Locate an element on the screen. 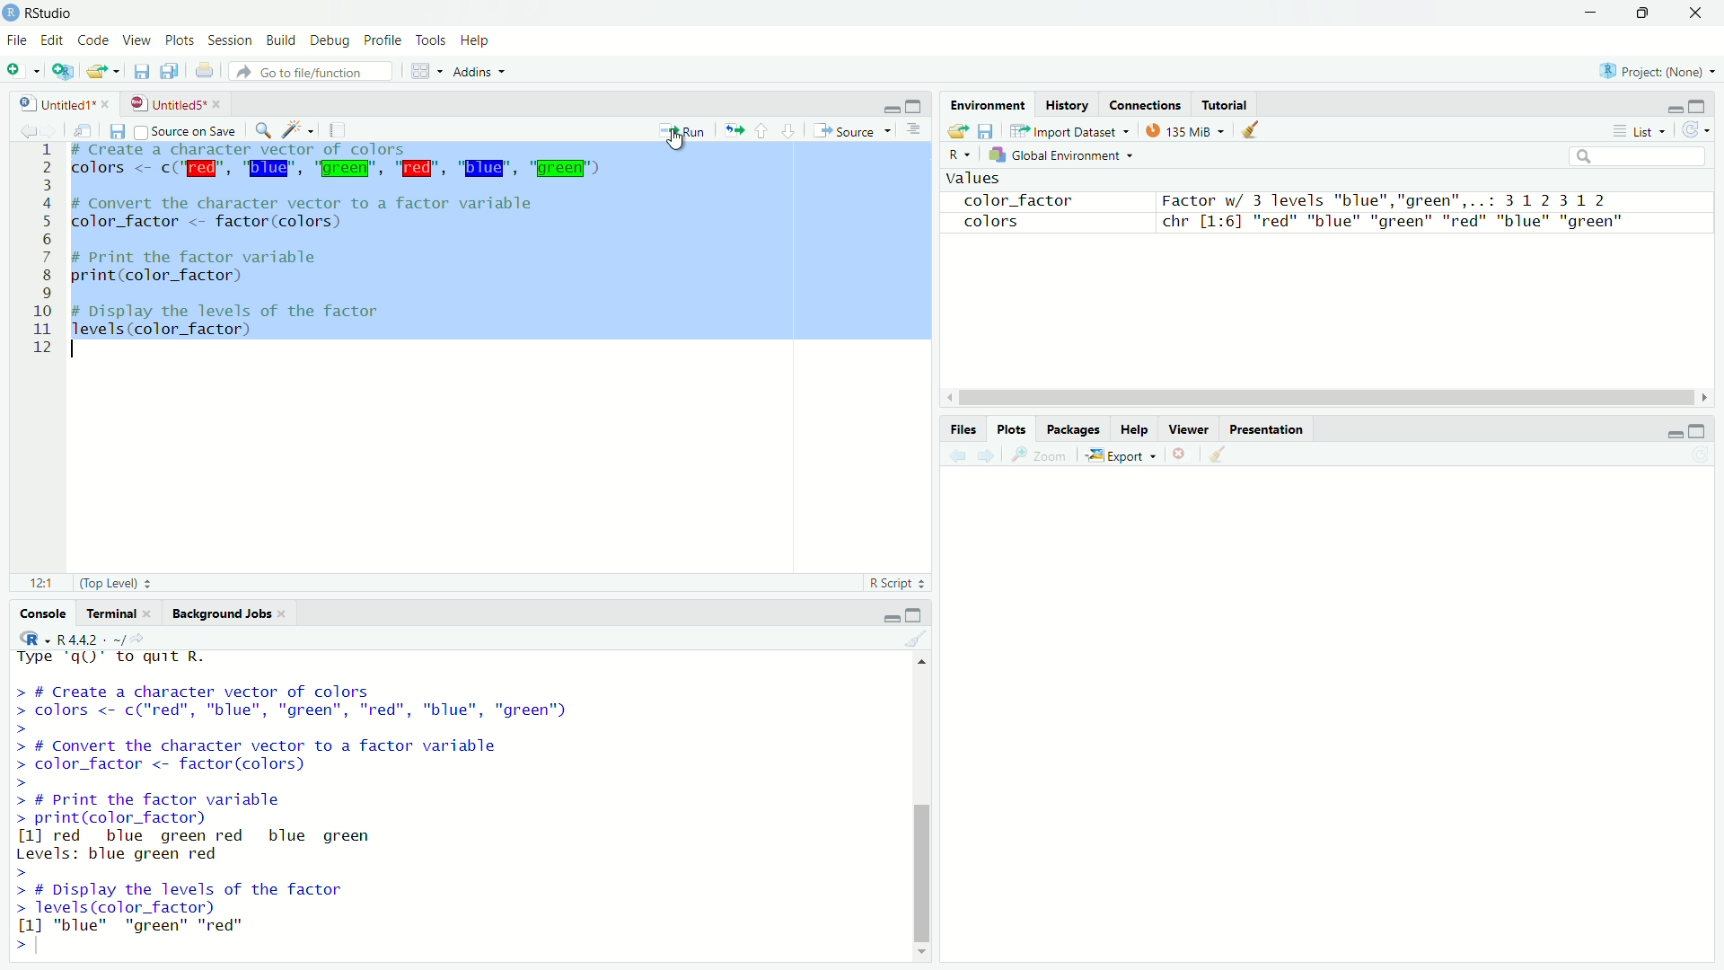 Image resolution: width=1724 pixels, height=970 pixels. create a project is located at coordinates (67, 71).